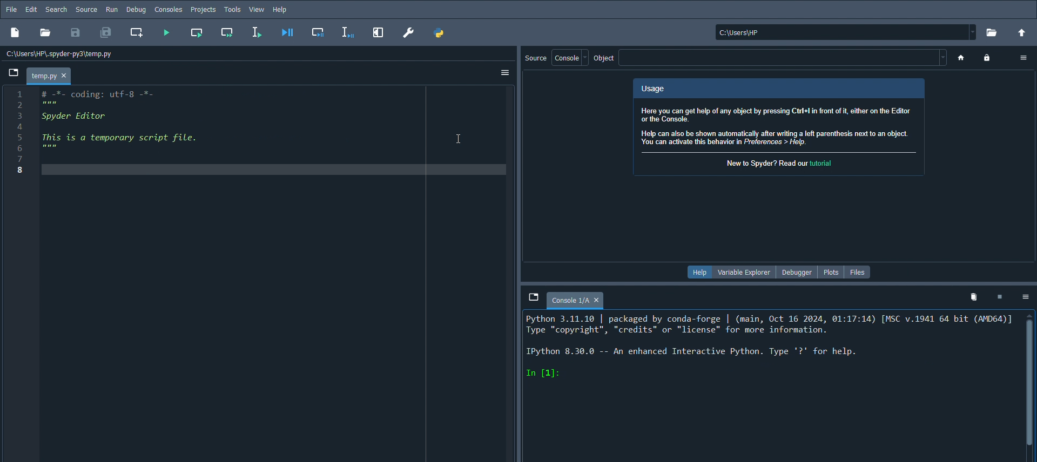  What do you see at coordinates (777, 89) in the screenshot?
I see `Usage ` at bounding box center [777, 89].